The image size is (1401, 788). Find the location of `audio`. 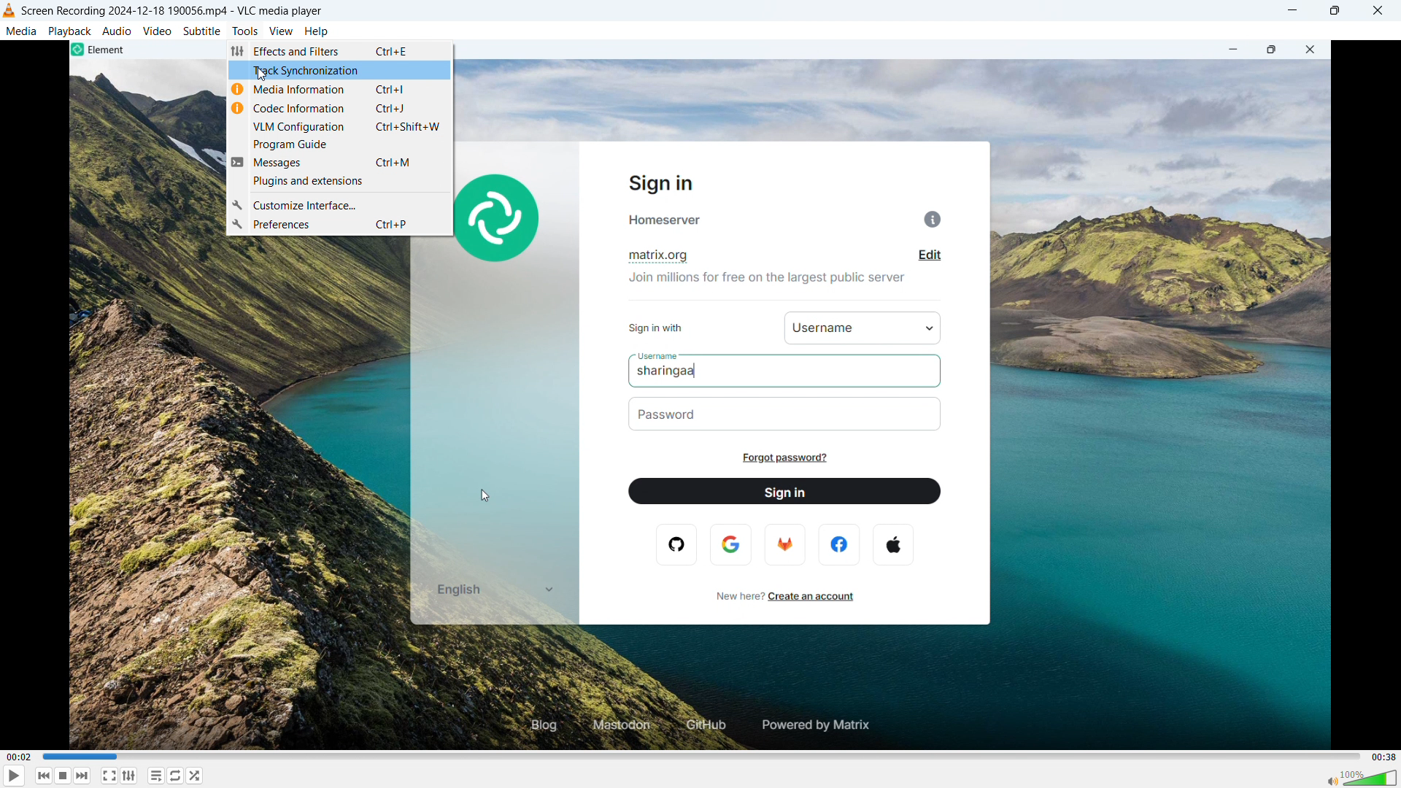

audio is located at coordinates (117, 31).